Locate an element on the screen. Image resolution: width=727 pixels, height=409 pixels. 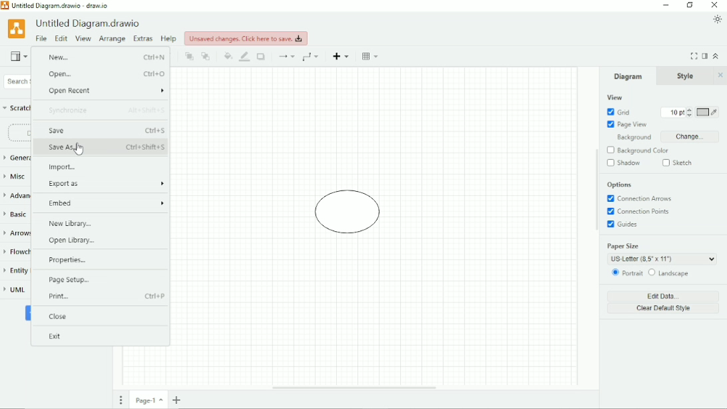
Connection Arrows is located at coordinates (639, 198).